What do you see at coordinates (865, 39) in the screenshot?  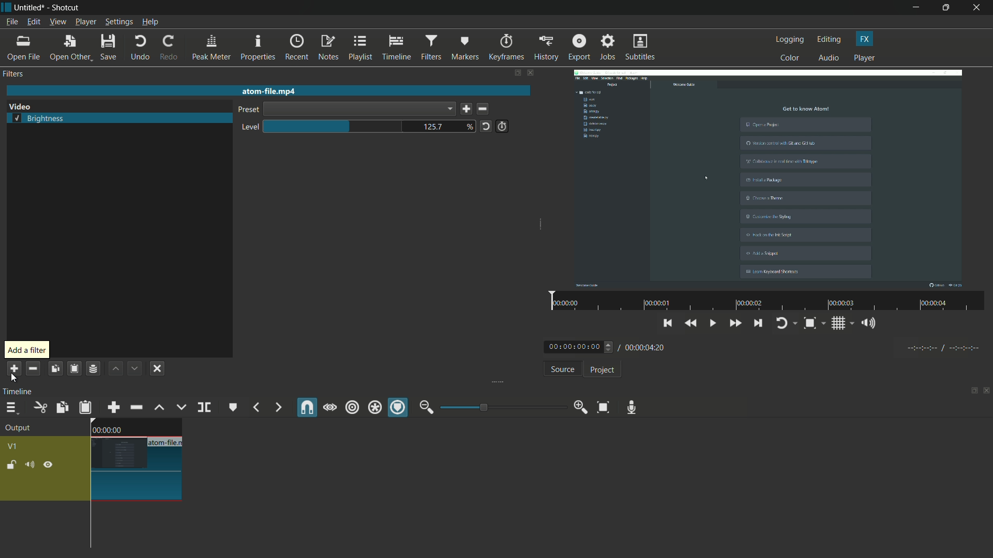 I see `fx` at bounding box center [865, 39].